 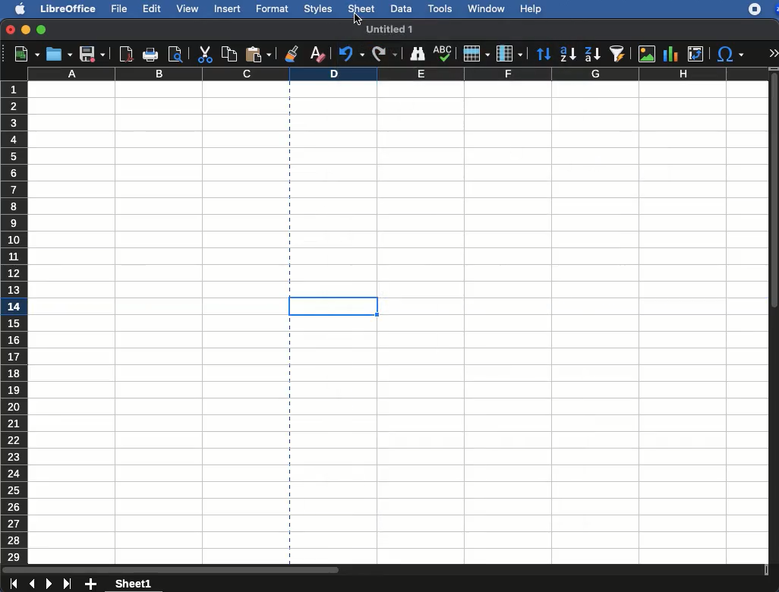 I want to click on print preview, so click(x=175, y=54).